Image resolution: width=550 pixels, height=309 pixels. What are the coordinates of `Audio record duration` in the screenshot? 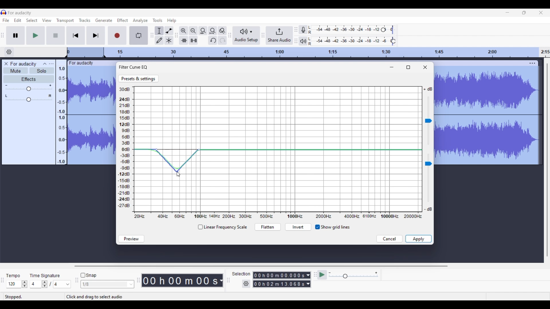 It's located at (221, 281).